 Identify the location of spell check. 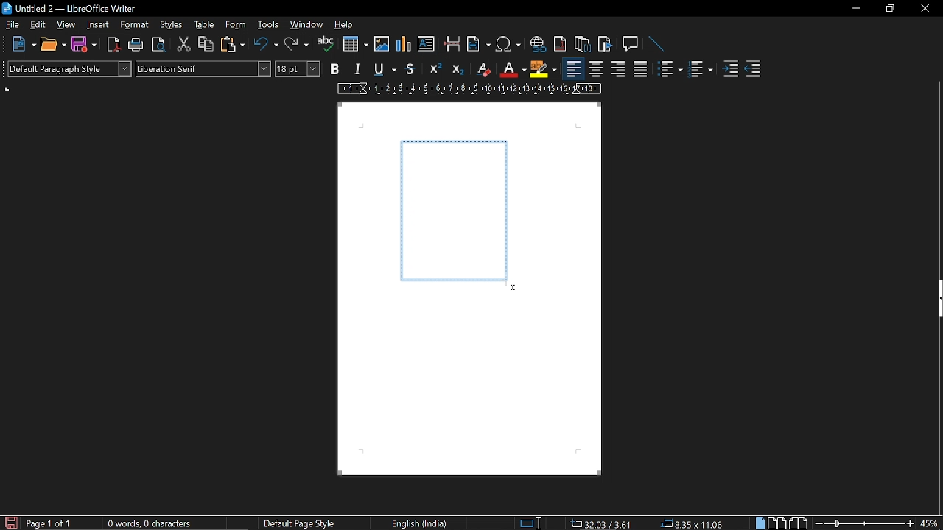
(325, 46).